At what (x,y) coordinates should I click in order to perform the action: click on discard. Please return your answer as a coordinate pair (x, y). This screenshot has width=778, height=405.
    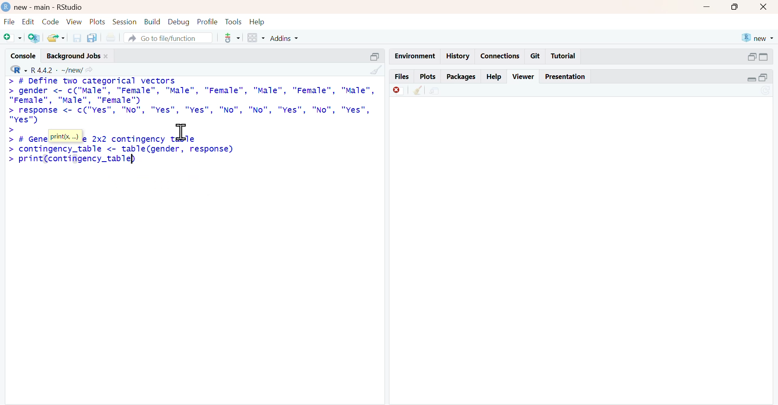
    Looking at the image, I should click on (399, 91).